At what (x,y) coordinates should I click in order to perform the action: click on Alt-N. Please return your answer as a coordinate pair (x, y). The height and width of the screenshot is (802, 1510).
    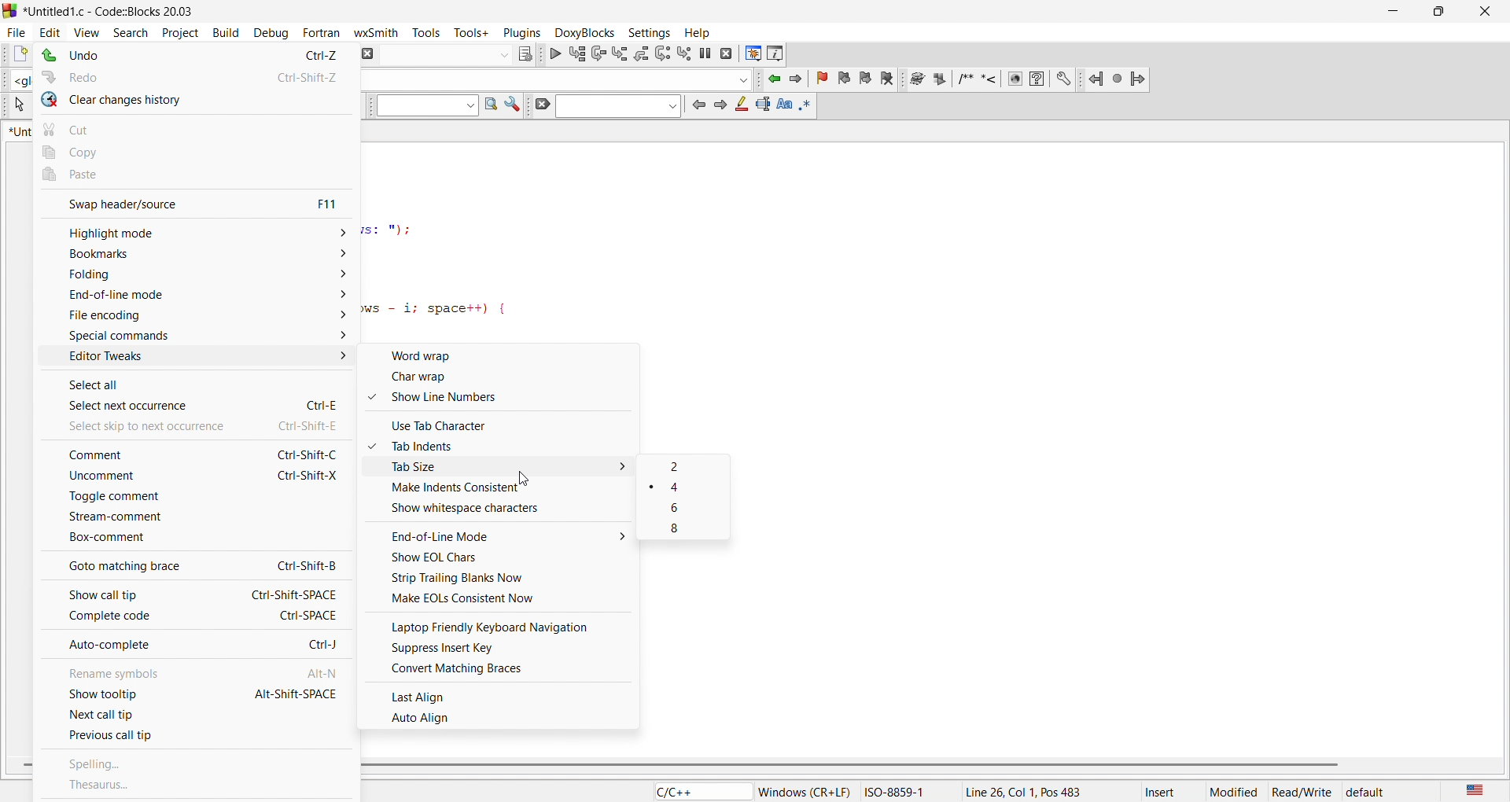
    Looking at the image, I should click on (322, 672).